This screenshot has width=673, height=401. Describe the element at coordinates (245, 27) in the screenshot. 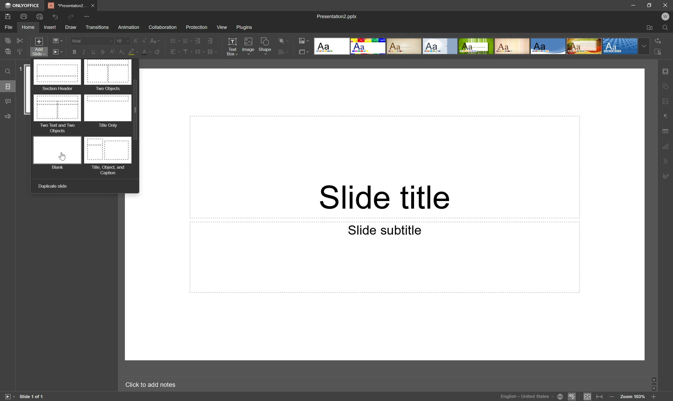

I see `Plugins` at that location.